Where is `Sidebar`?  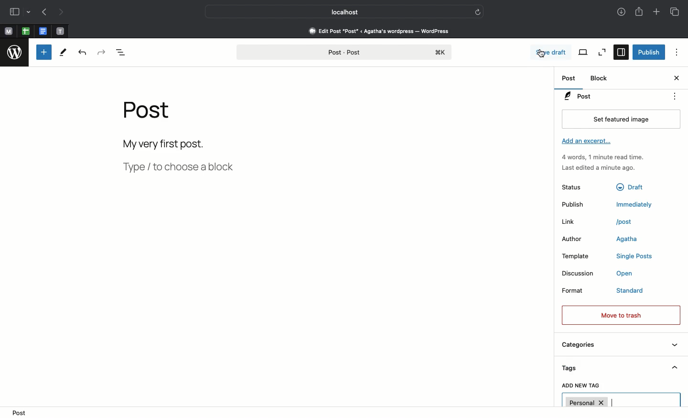
Sidebar is located at coordinates (15, 12).